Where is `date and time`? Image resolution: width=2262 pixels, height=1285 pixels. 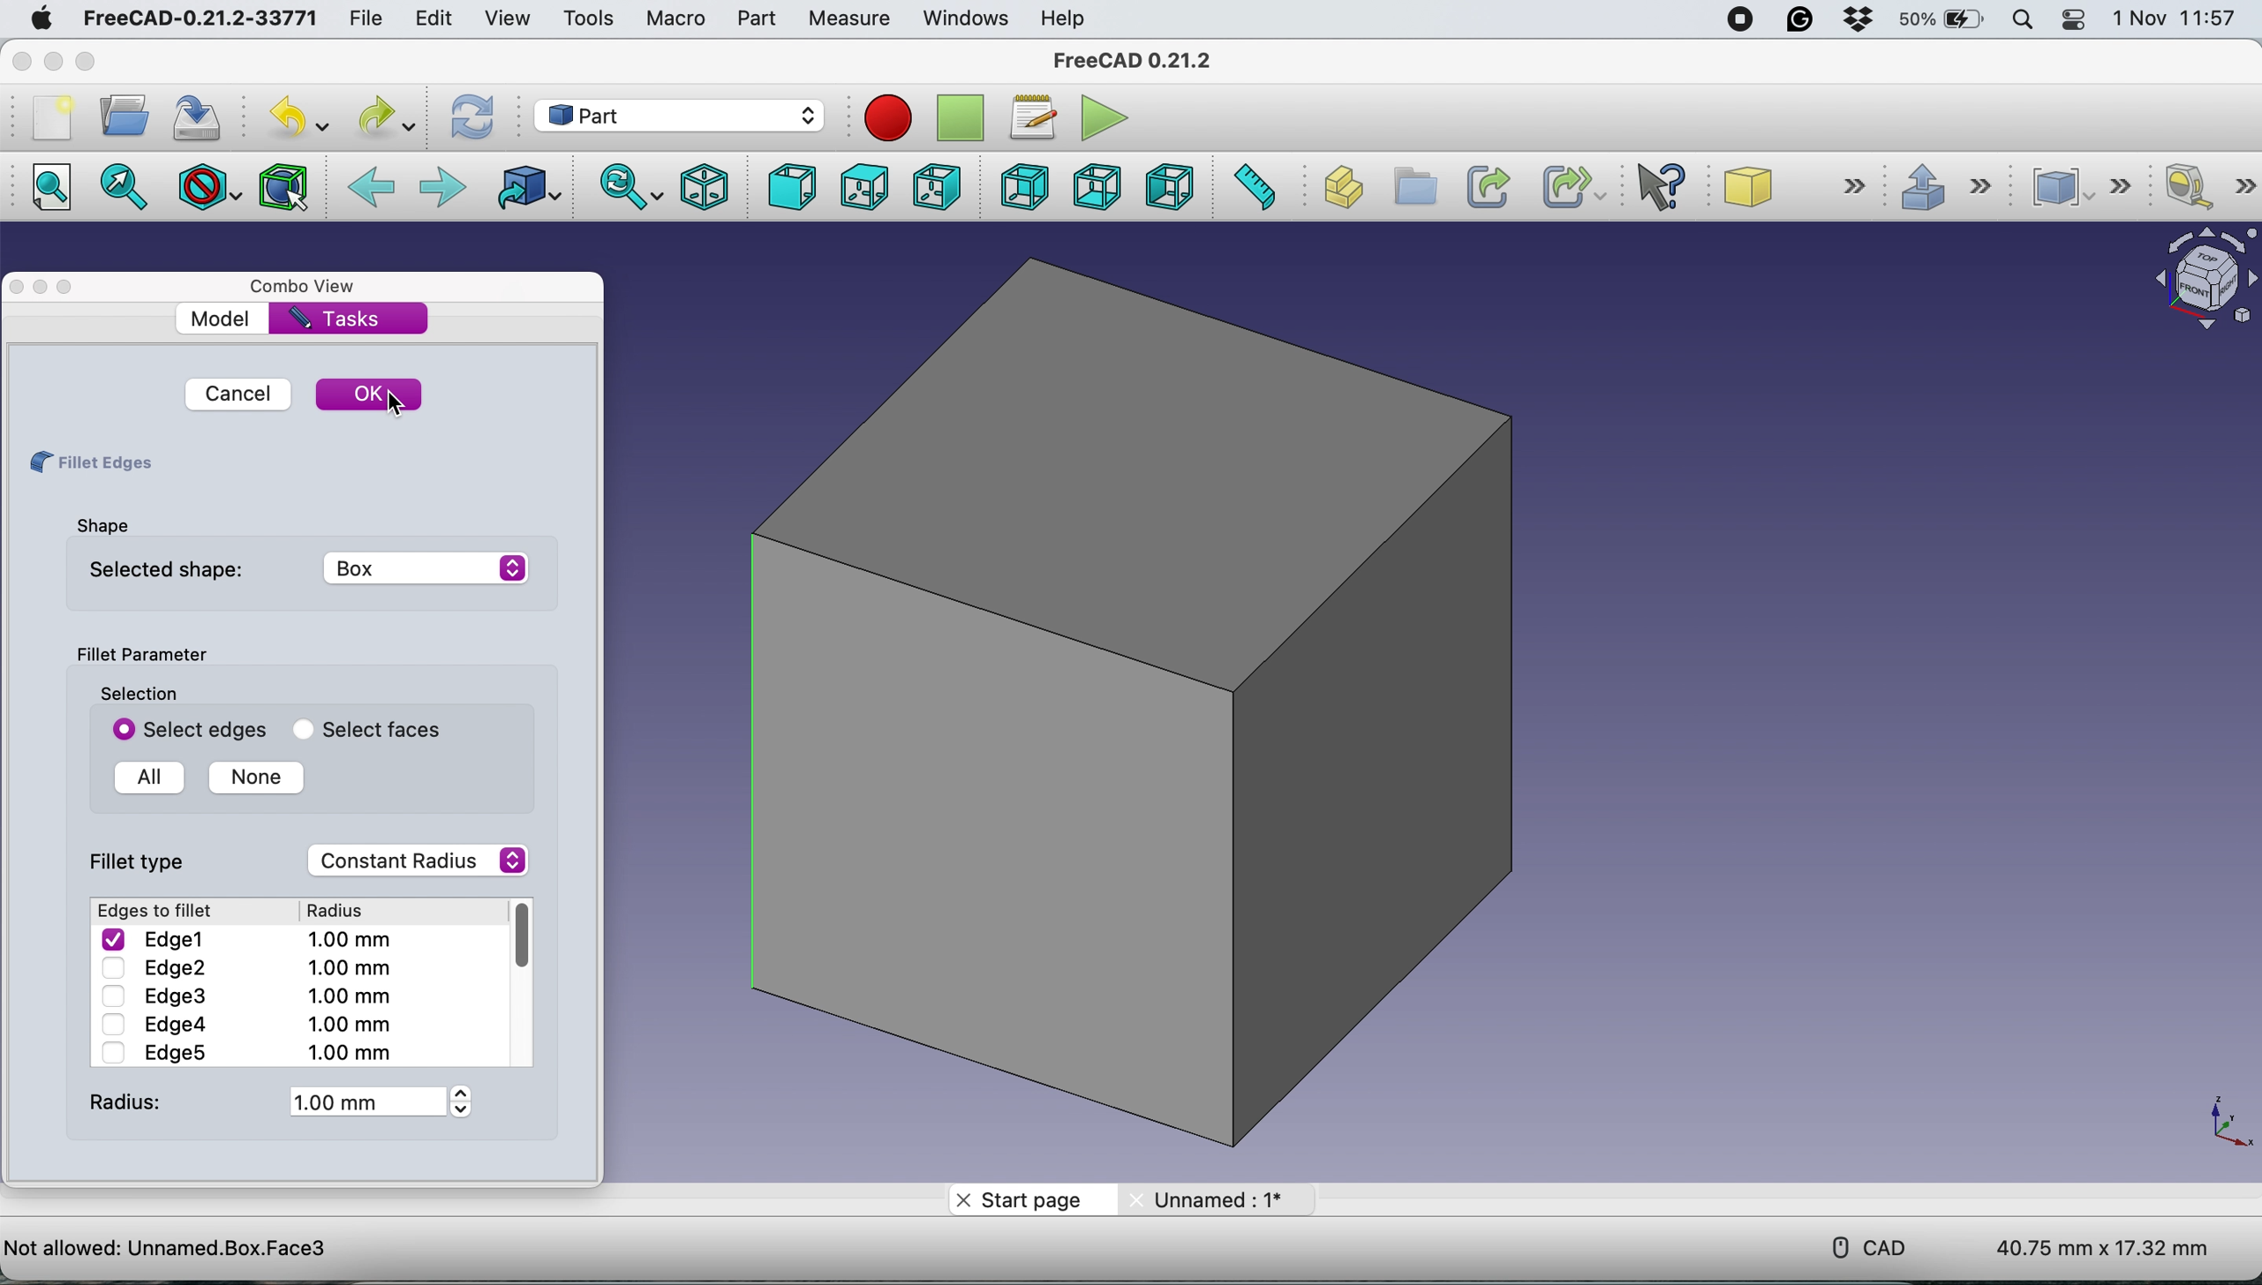 date and time is located at coordinates (2176, 19).